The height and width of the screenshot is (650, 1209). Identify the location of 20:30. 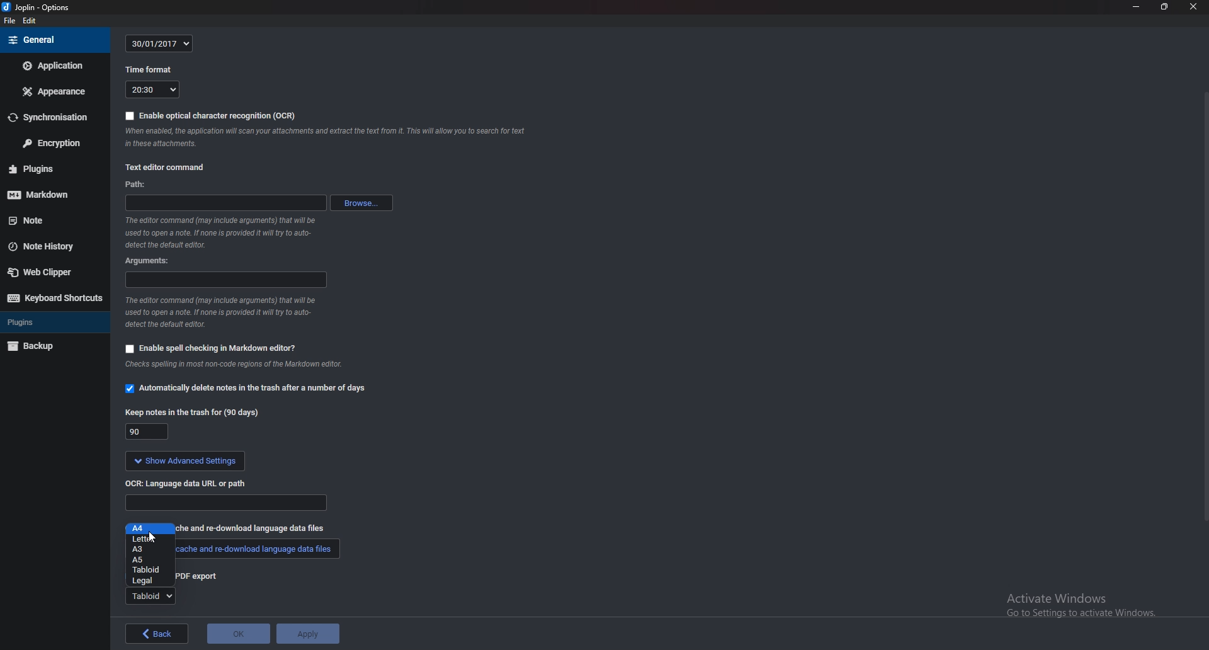
(151, 91).